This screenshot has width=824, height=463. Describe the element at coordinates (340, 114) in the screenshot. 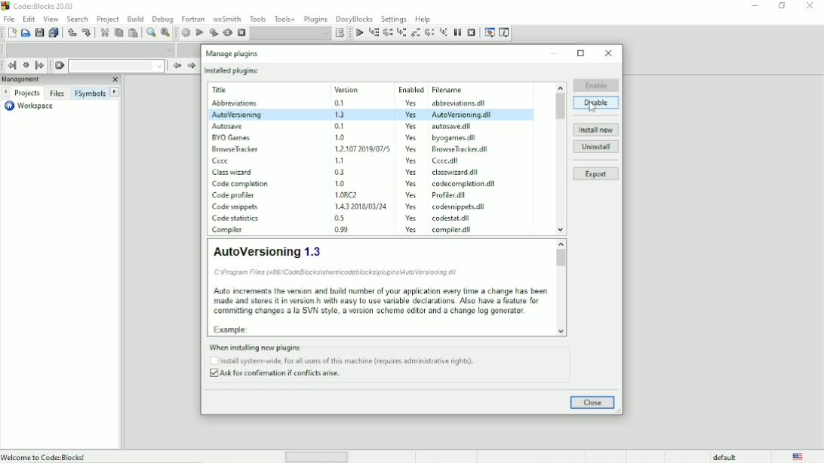

I see `1.3` at that location.